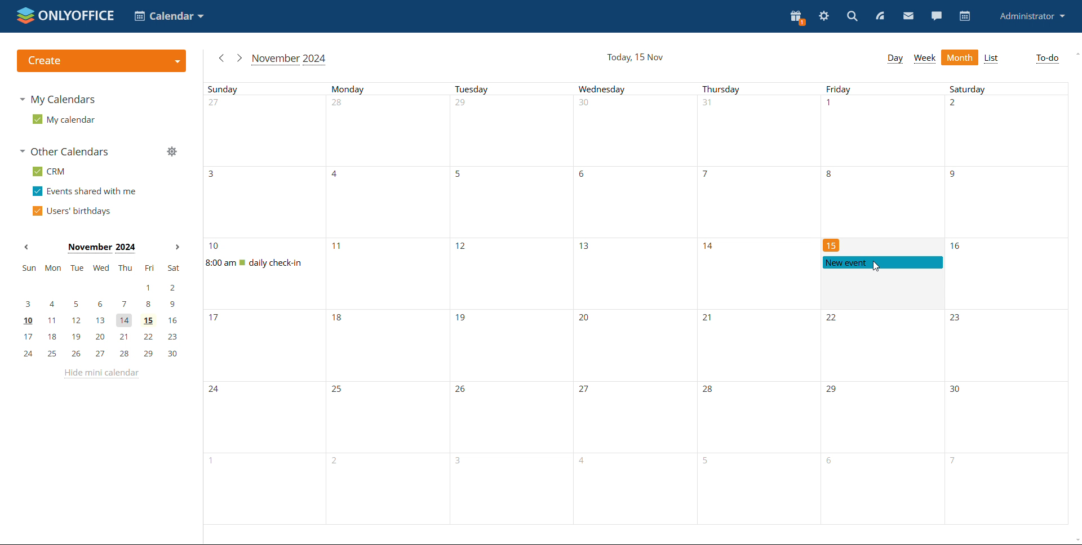  I want to click on Number, so click(339, 105).